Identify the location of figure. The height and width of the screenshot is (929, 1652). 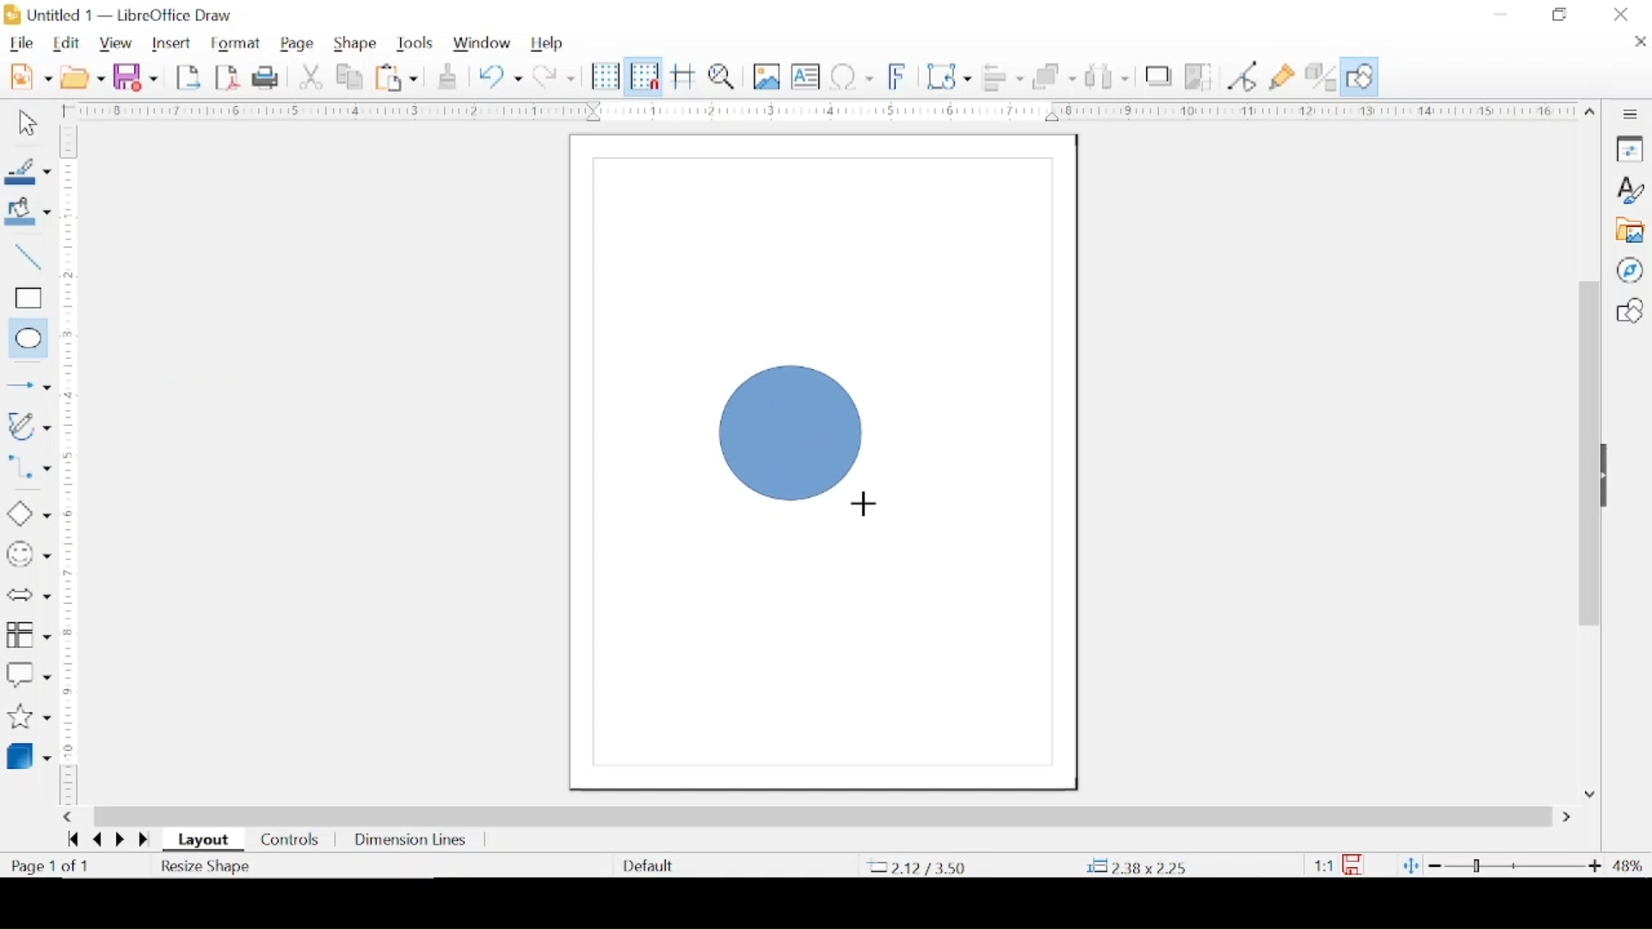
(787, 432).